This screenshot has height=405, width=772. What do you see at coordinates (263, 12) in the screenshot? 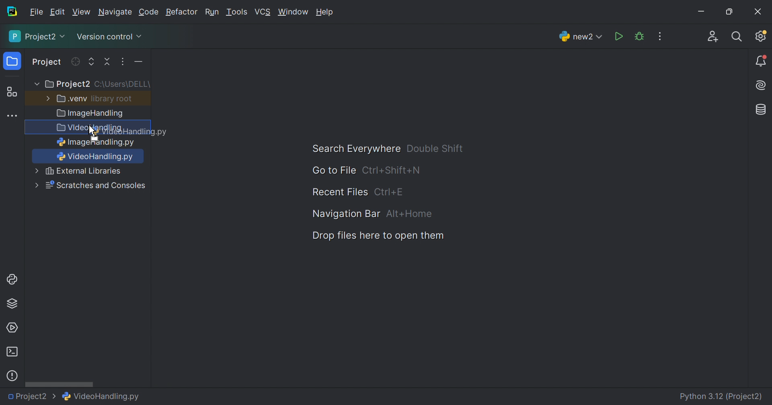
I see `VCS` at bounding box center [263, 12].